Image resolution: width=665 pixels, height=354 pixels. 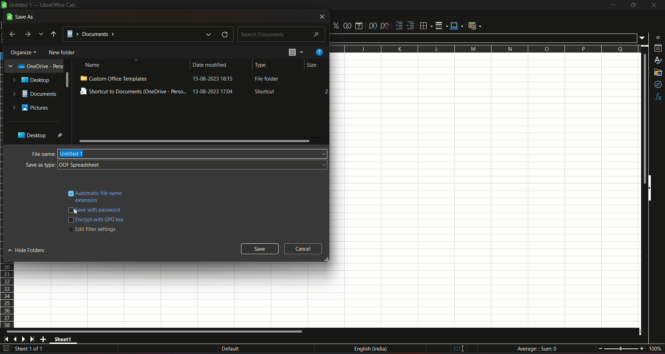 I want to click on desktop, so click(x=33, y=80).